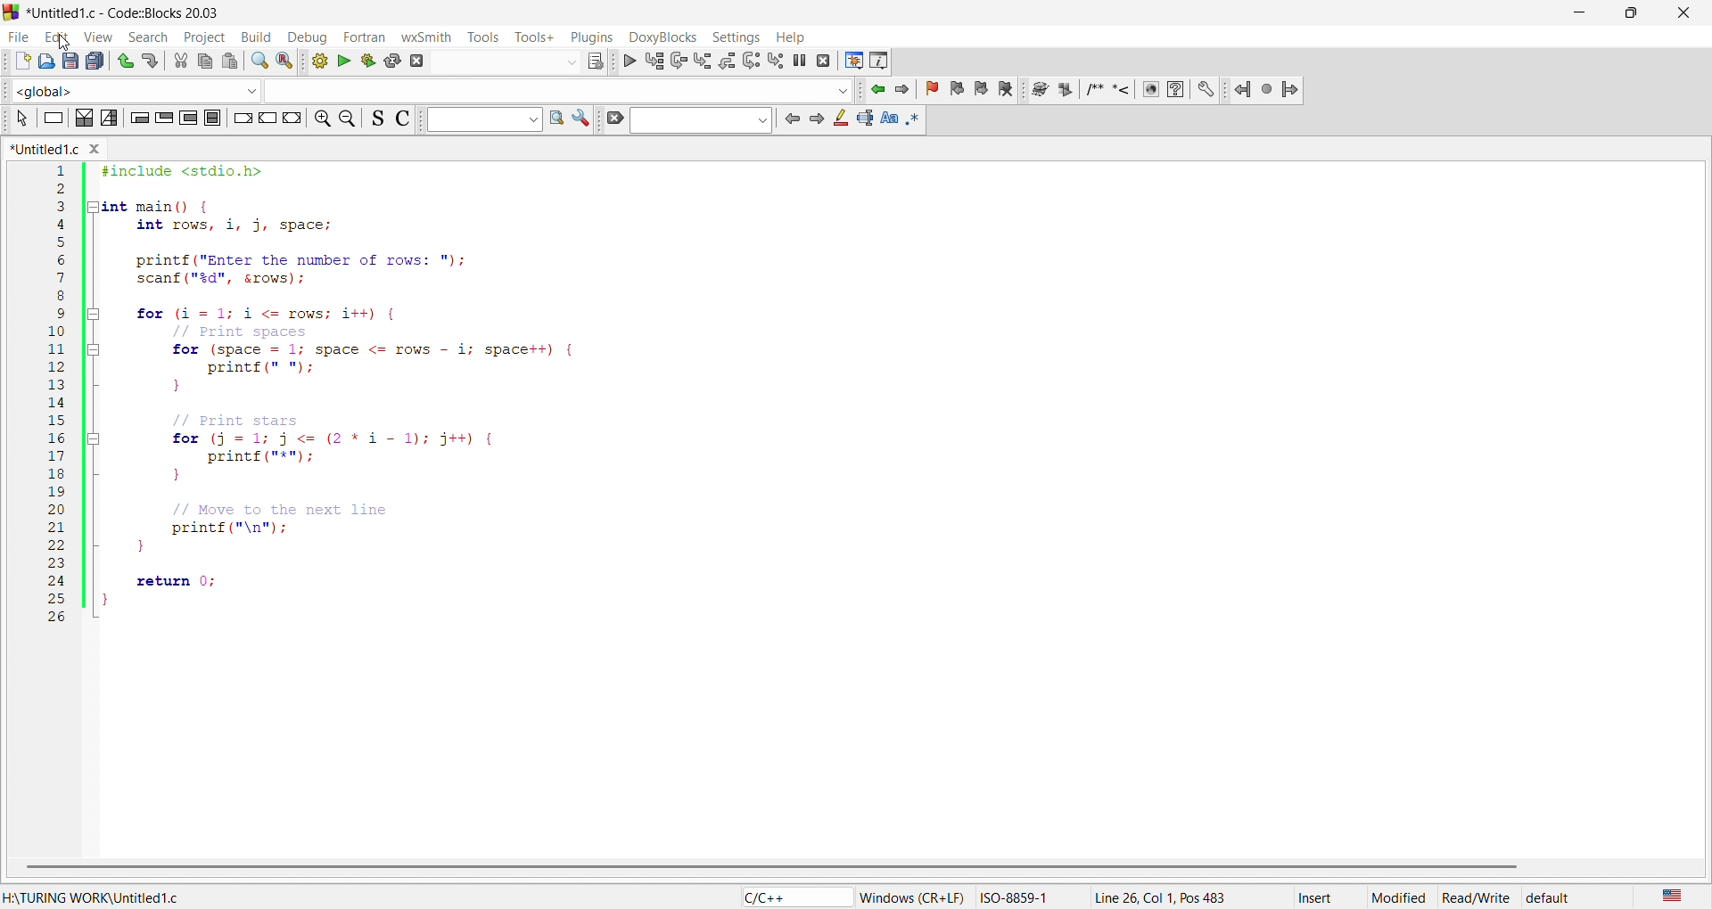 Image resolution: width=1712 pixels, height=909 pixels. Describe the element at coordinates (975, 90) in the screenshot. I see `bookmark icon` at that location.